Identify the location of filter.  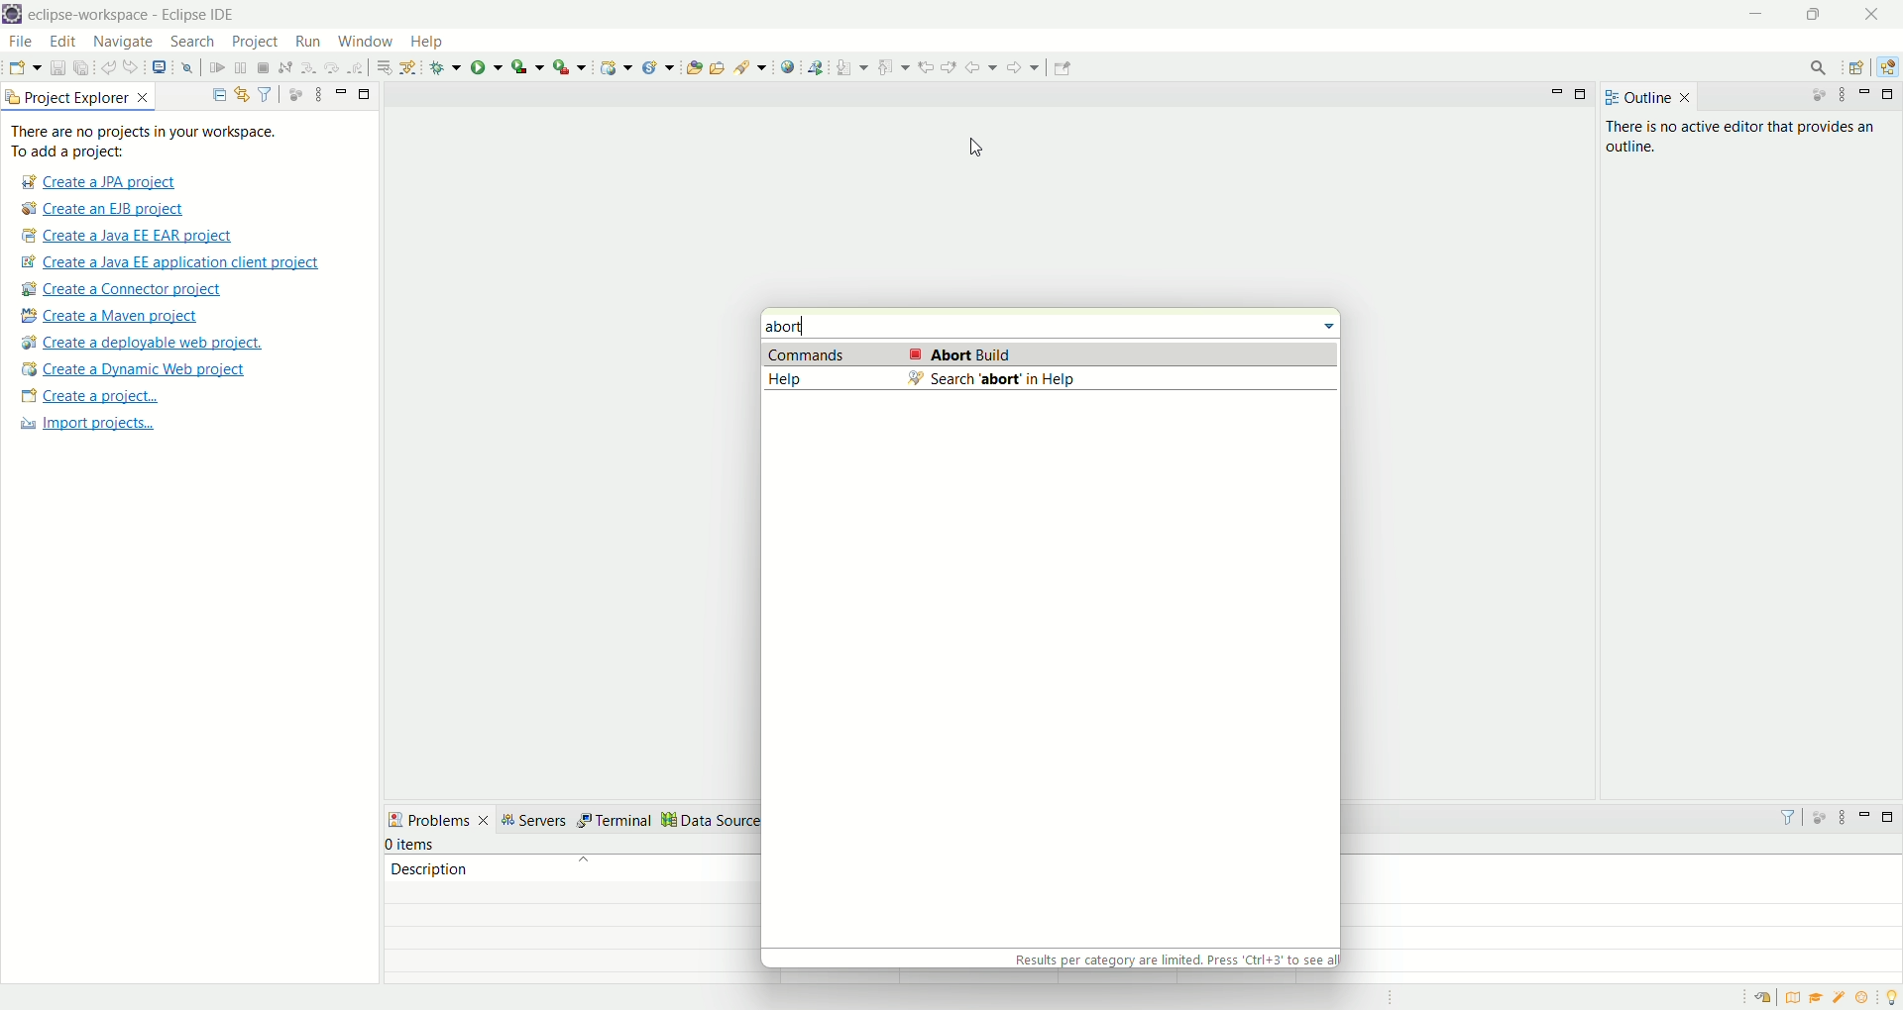
(1789, 819).